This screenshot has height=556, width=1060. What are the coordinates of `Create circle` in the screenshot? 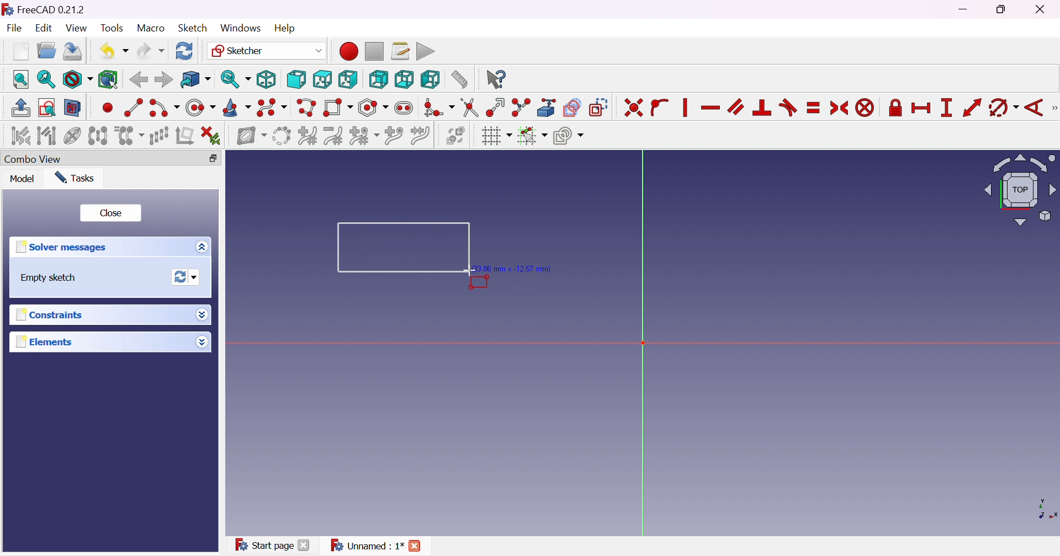 It's located at (200, 108).